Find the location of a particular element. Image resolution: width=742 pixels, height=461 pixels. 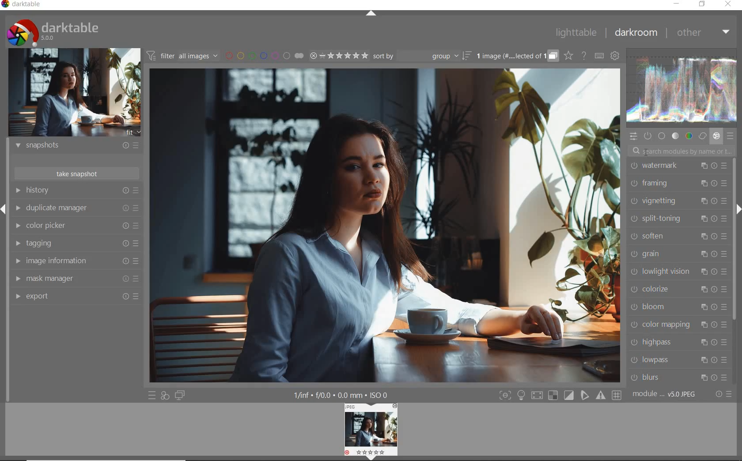

1/inf*f/0.0 mm*ISO 0 is located at coordinates (342, 395).